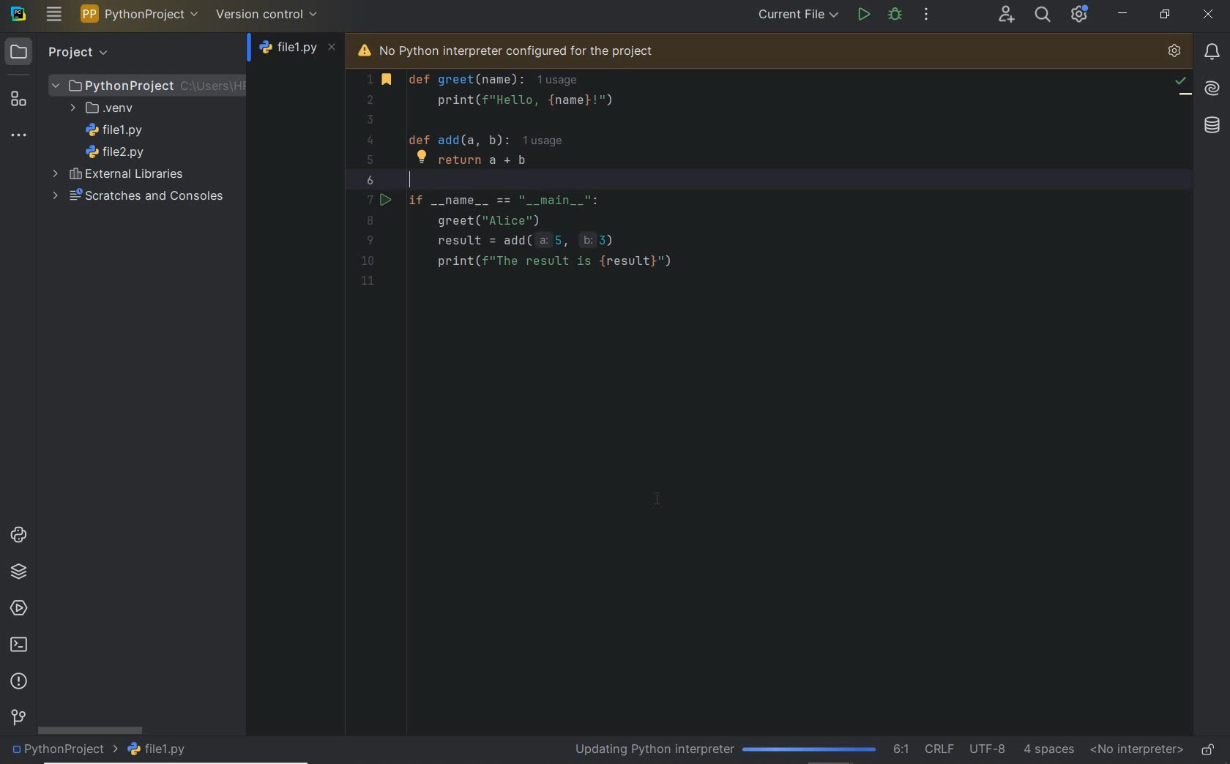 The height and width of the screenshot is (764, 1230). I want to click on python consoles, so click(17, 534).